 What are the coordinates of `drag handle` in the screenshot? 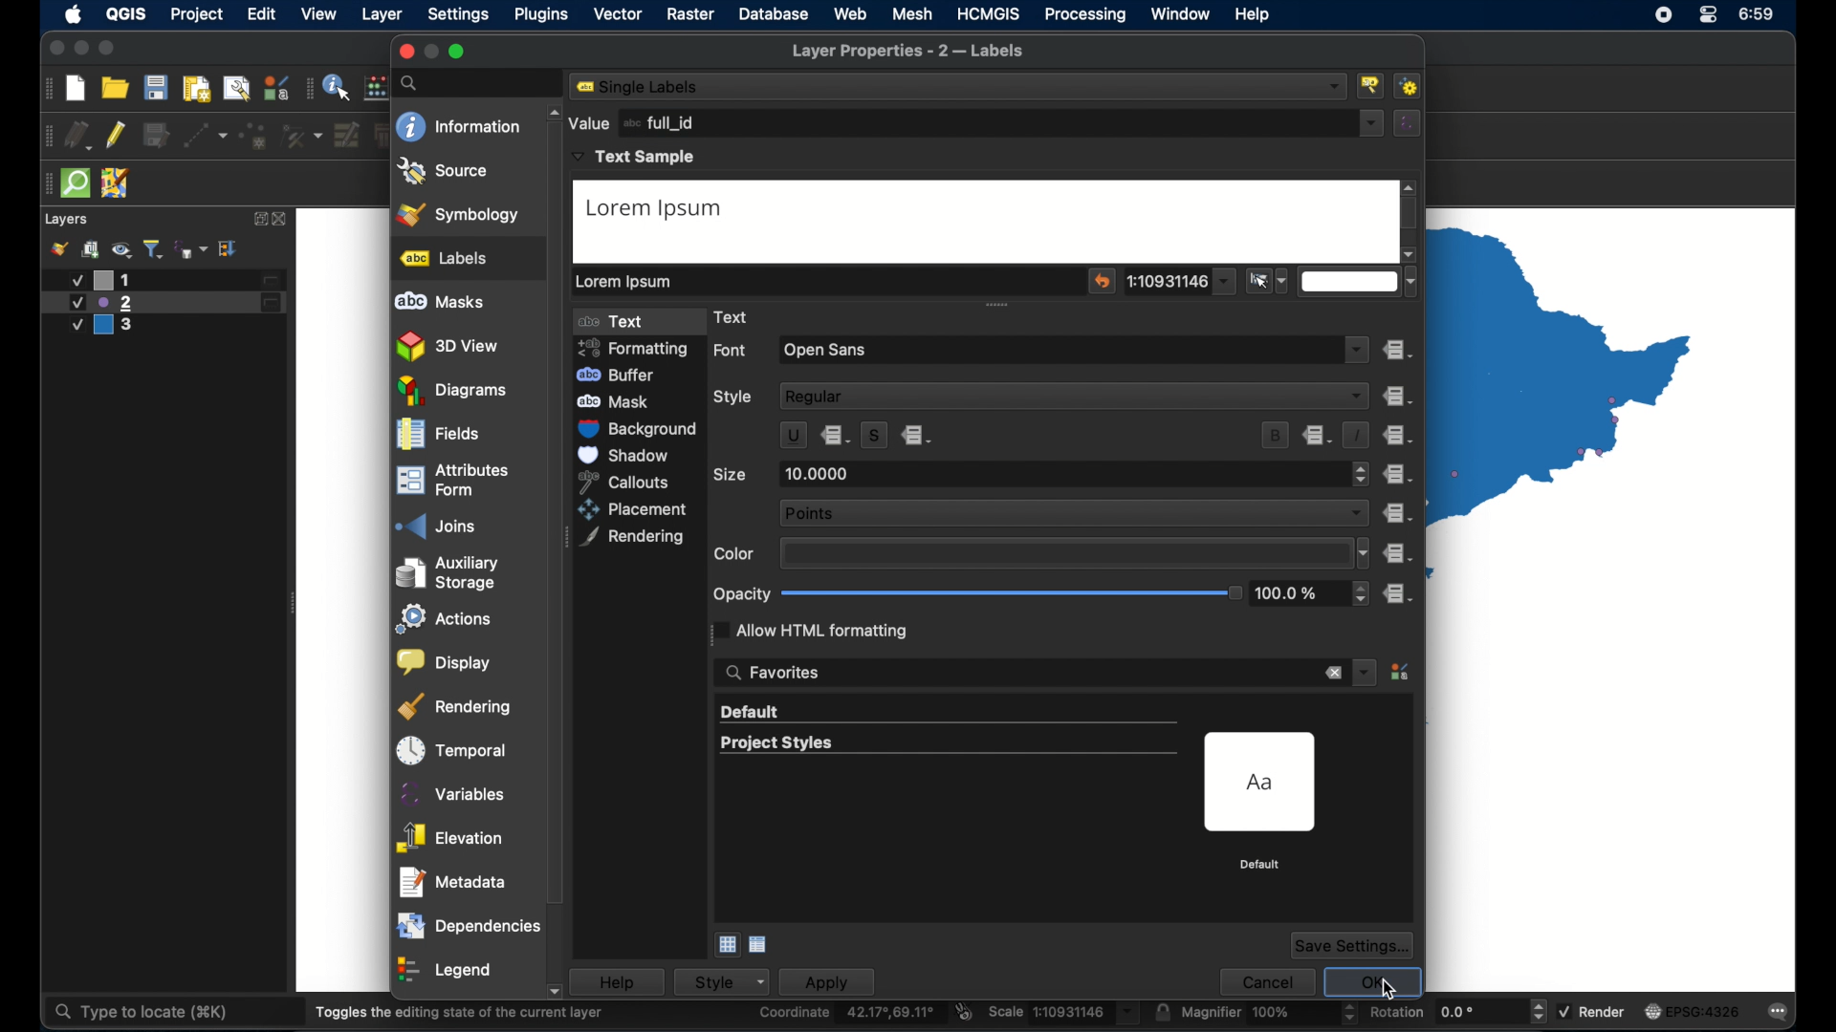 It's located at (45, 184).